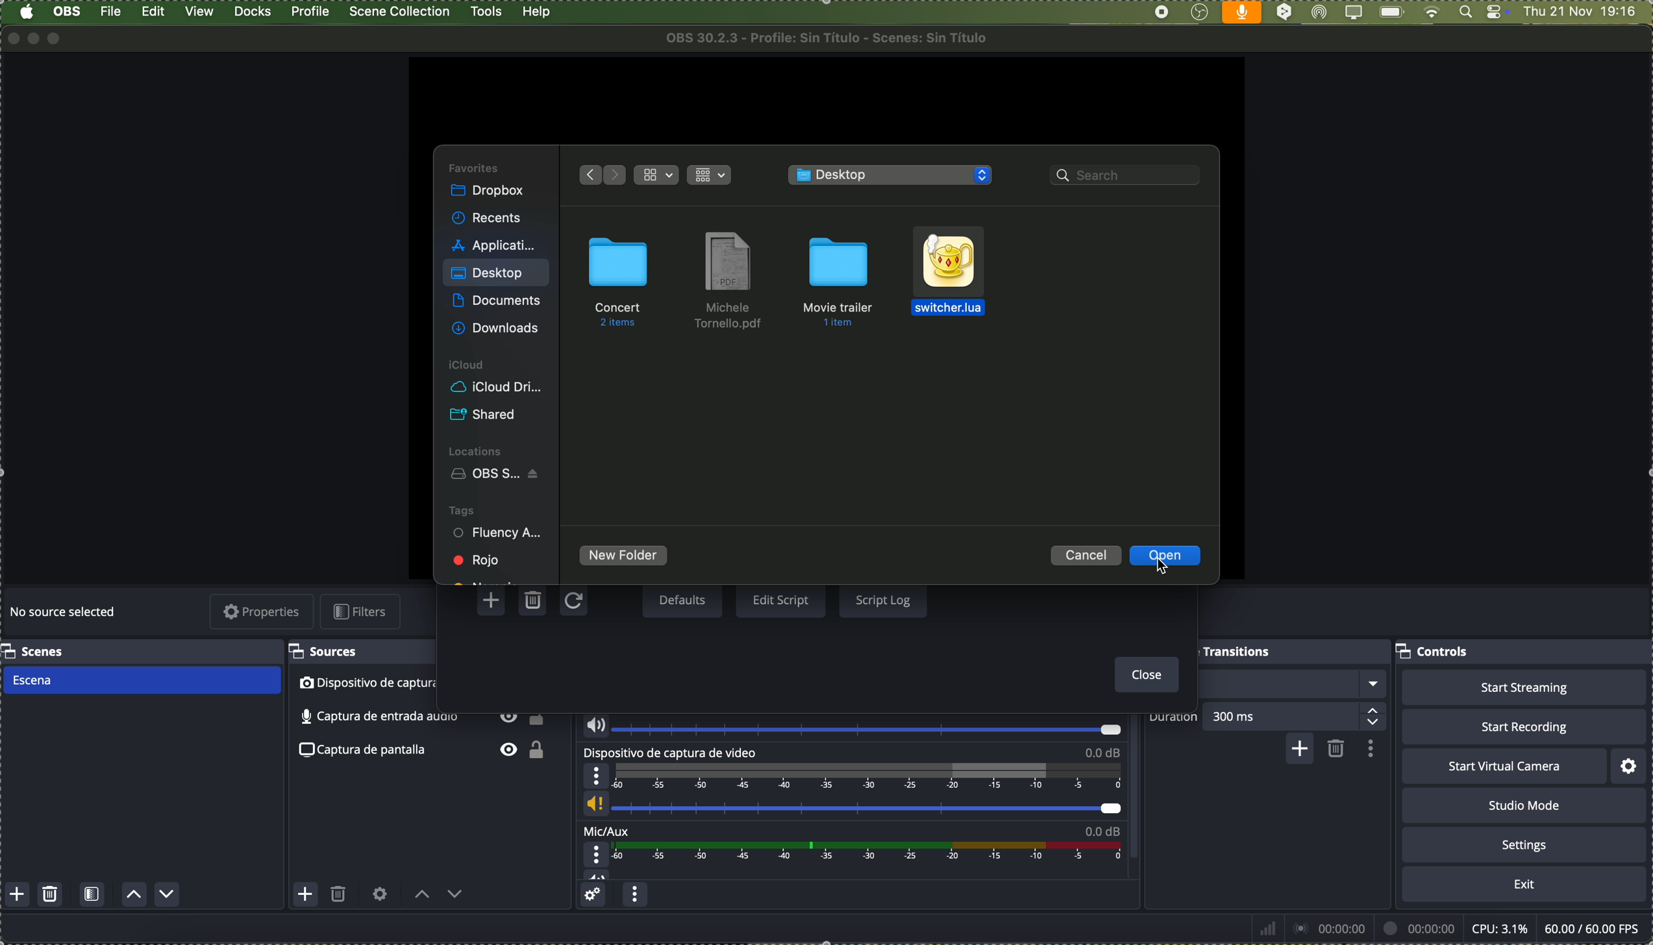 Image resolution: width=1653 pixels, height=945 pixels. Describe the element at coordinates (537, 12) in the screenshot. I see `help` at that location.